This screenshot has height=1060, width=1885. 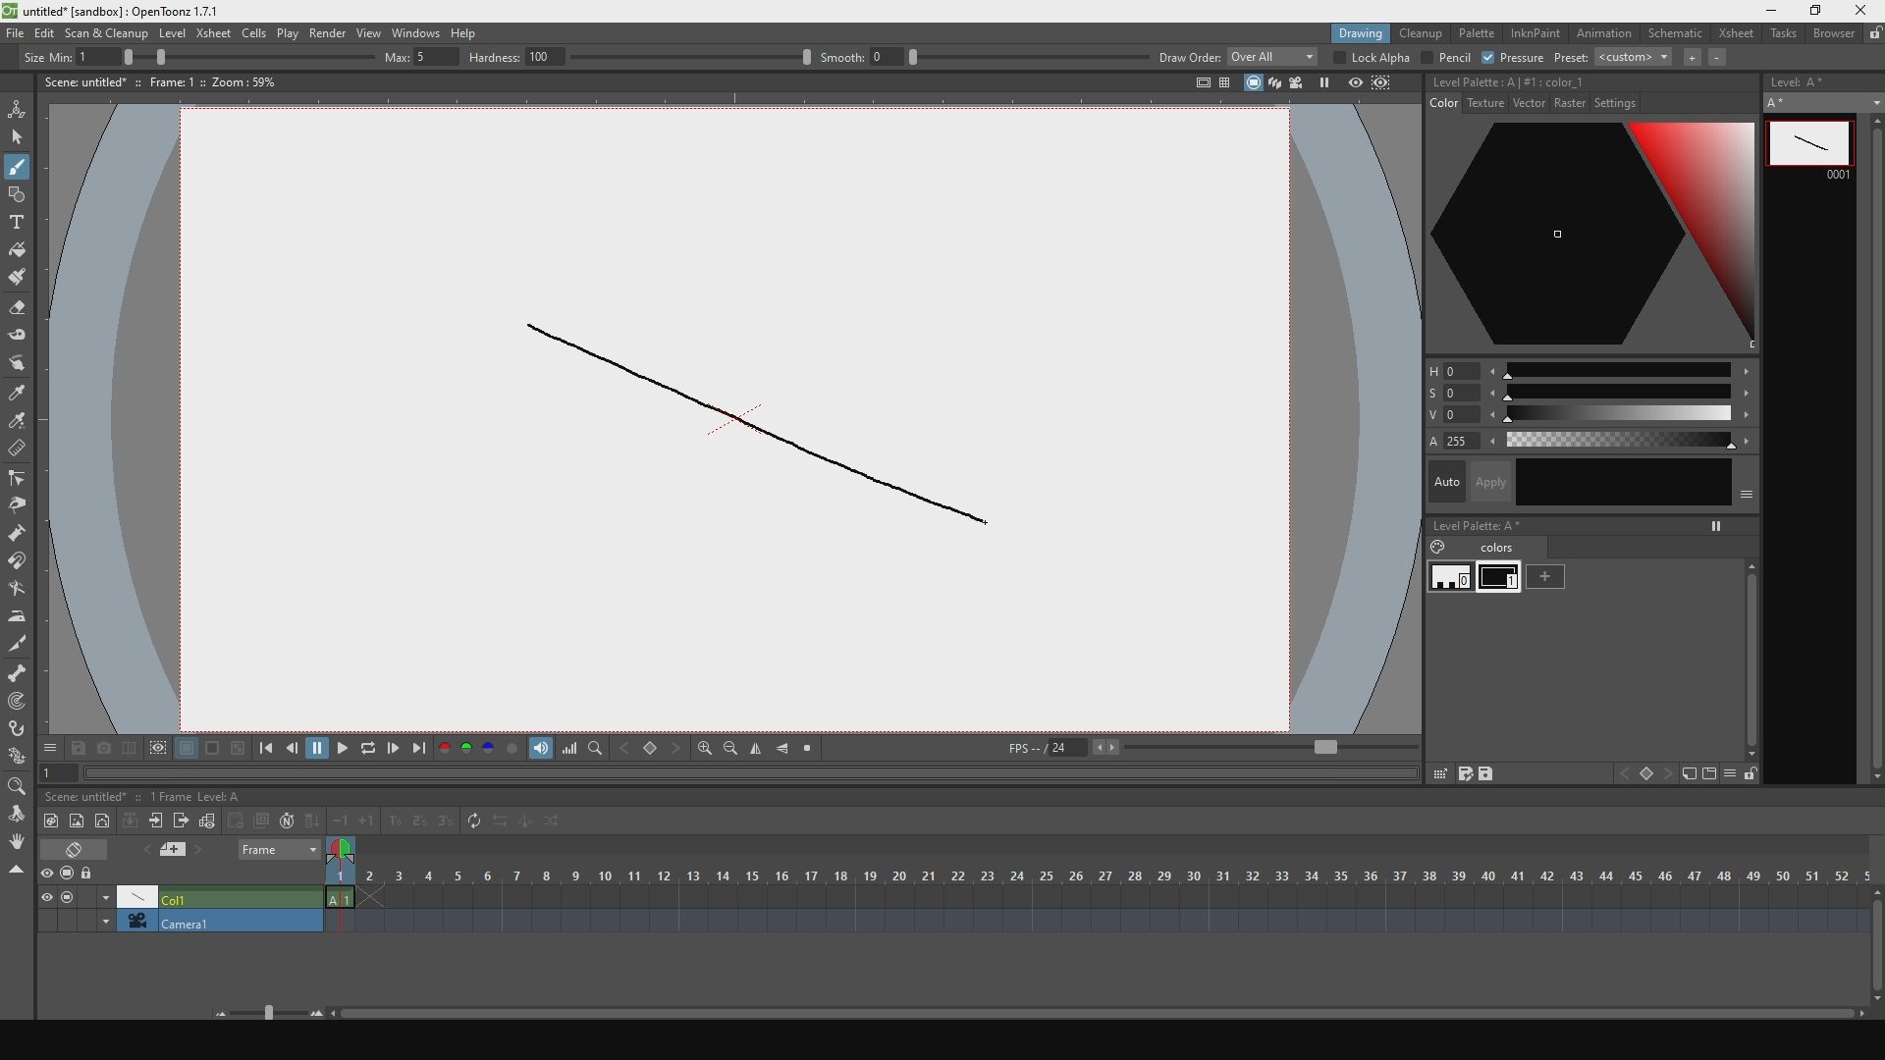 I want to click on color, so click(x=1439, y=103).